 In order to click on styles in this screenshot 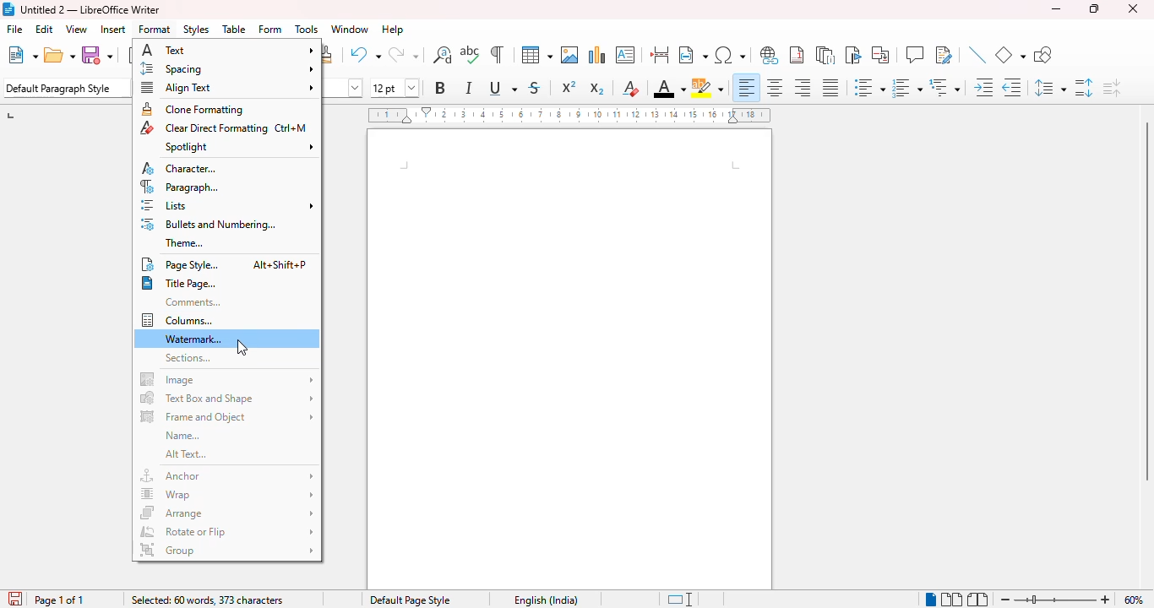, I will do `click(196, 29)`.